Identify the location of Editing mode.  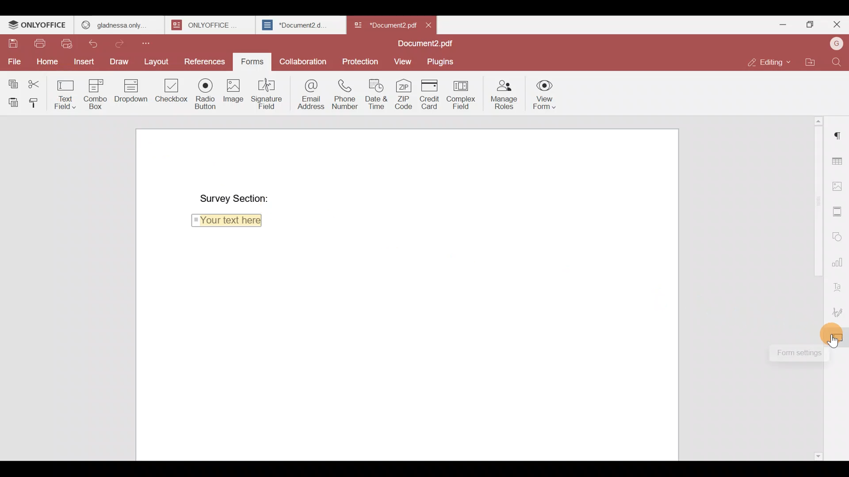
(770, 60).